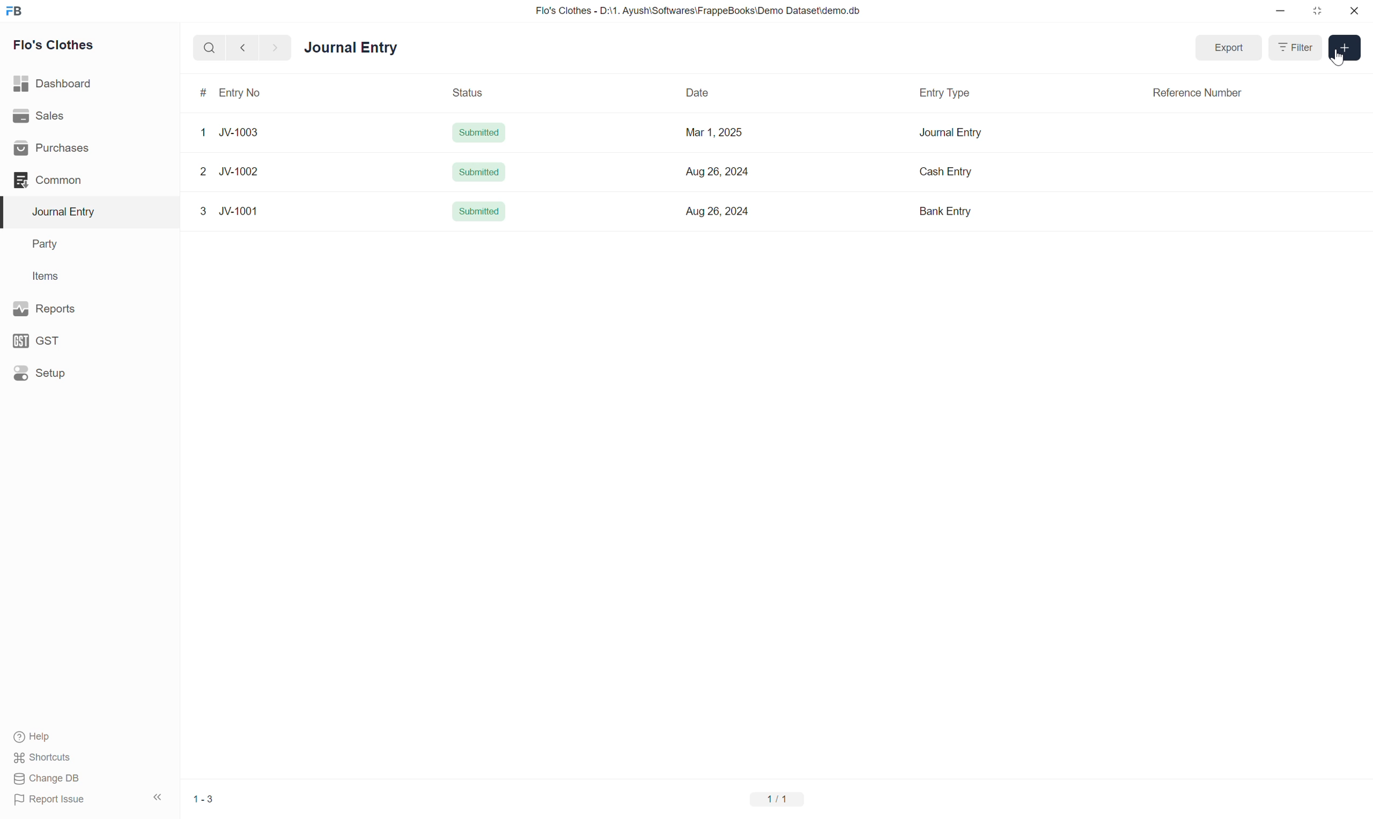 The image size is (1373, 819). Describe the element at coordinates (351, 49) in the screenshot. I see `Journal Entry` at that location.